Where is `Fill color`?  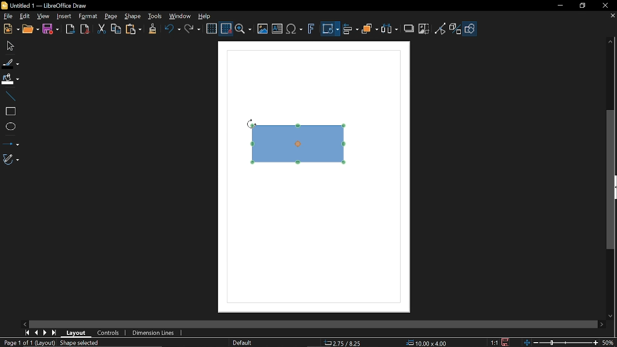
Fill color is located at coordinates (10, 80).